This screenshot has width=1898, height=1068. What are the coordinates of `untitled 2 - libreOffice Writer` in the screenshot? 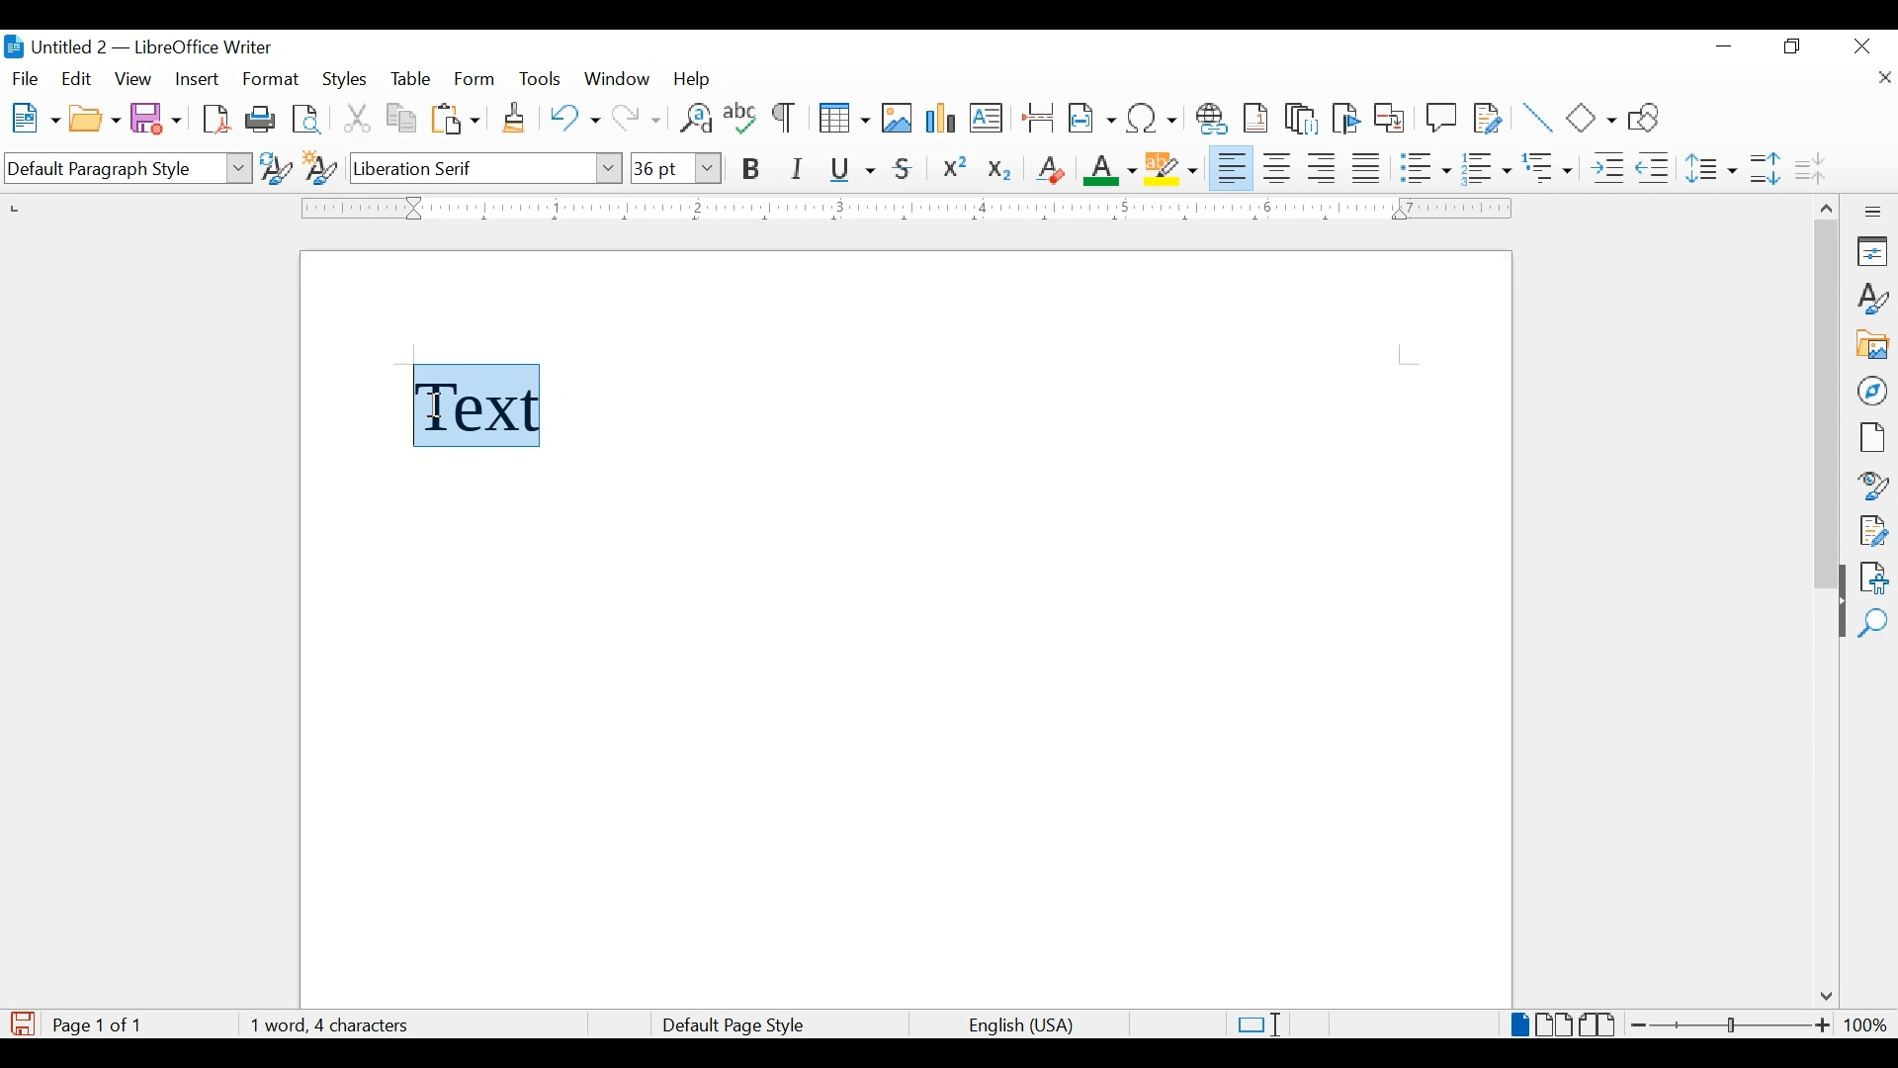 It's located at (137, 50).